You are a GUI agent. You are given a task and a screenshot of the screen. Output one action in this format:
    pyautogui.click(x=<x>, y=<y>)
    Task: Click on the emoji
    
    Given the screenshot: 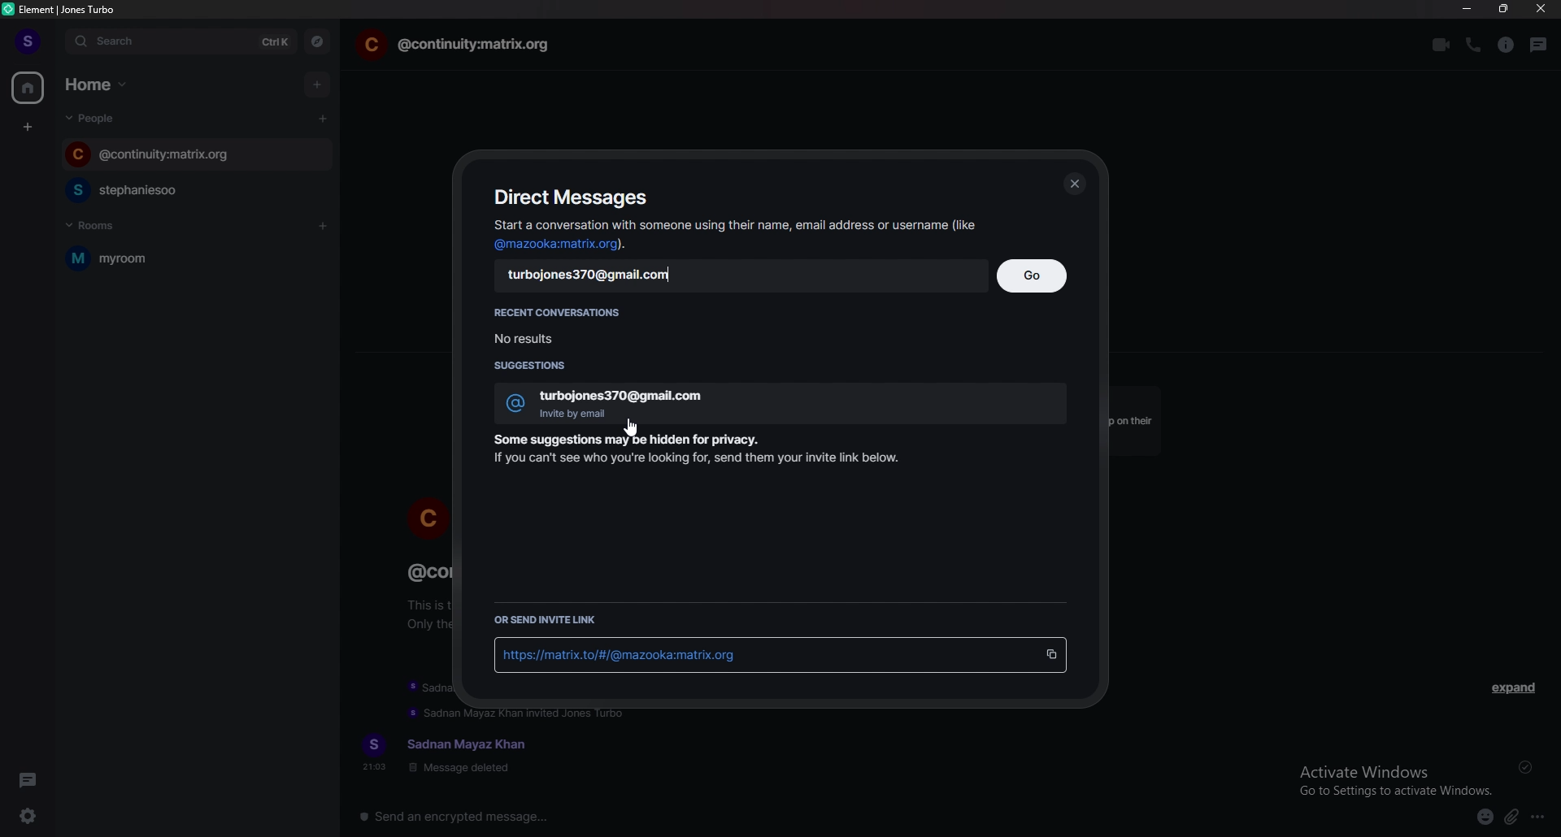 What is the action you would take?
    pyautogui.click(x=1485, y=818)
    